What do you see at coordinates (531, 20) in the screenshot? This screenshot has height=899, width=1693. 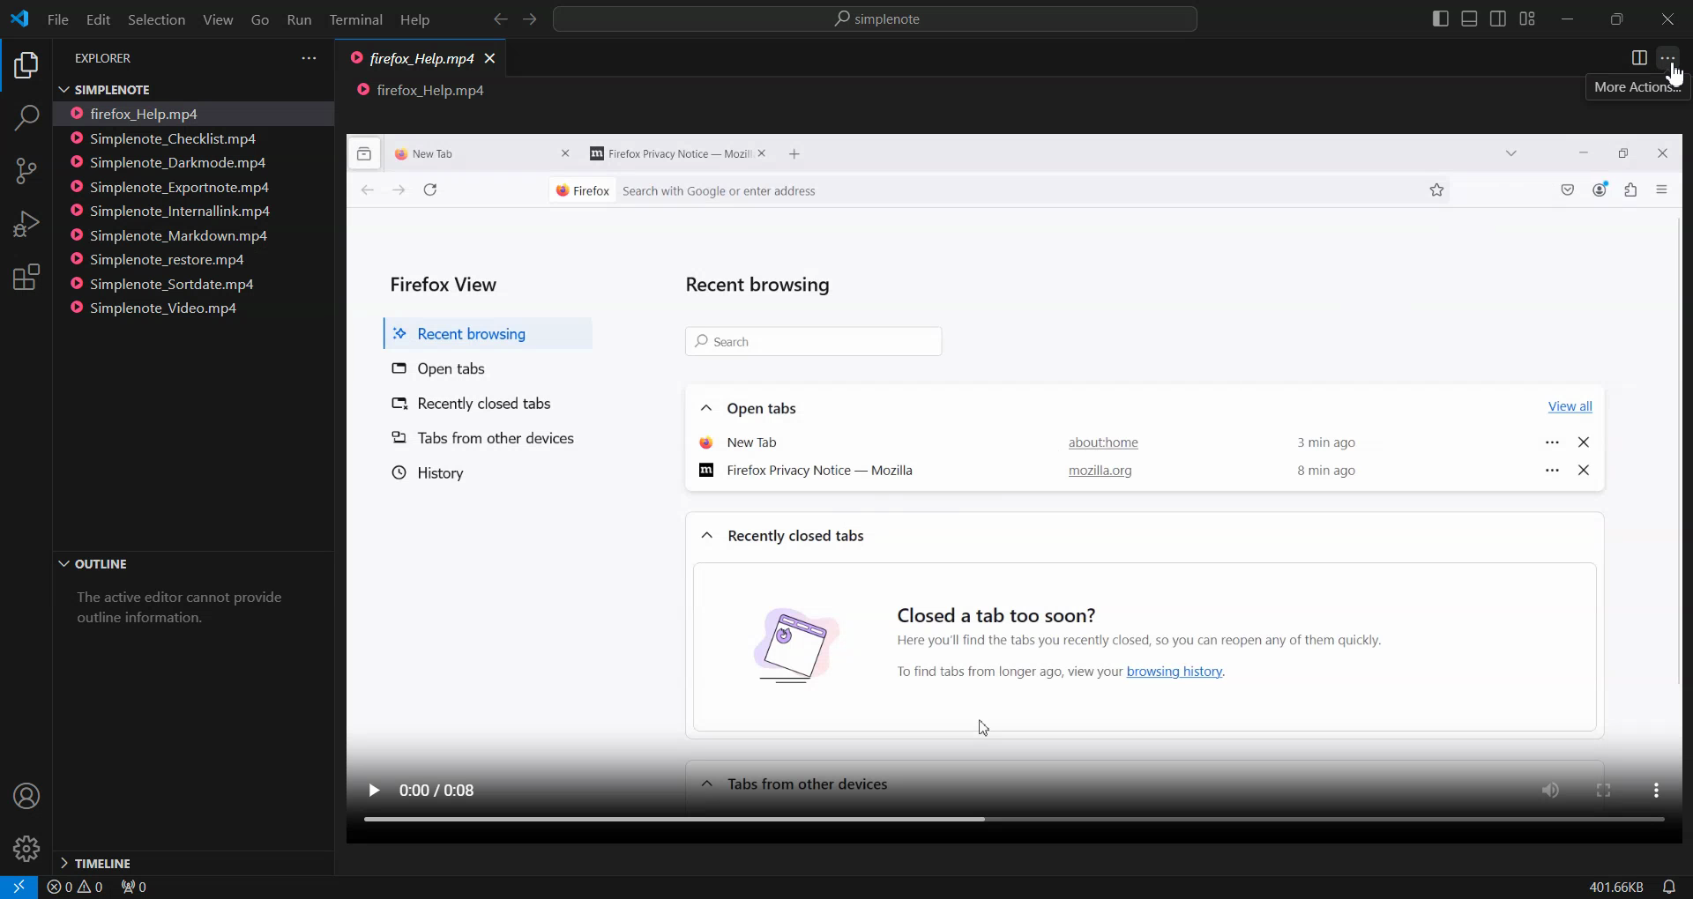 I see `Go forward` at bounding box center [531, 20].